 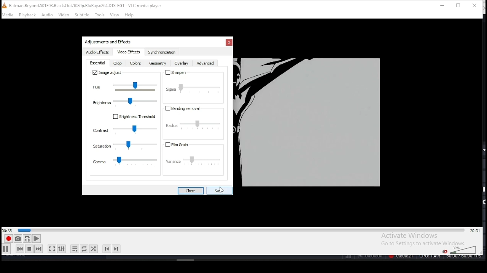 What do you see at coordinates (84, 5) in the screenshot?
I see `icon and filename` at bounding box center [84, 5].